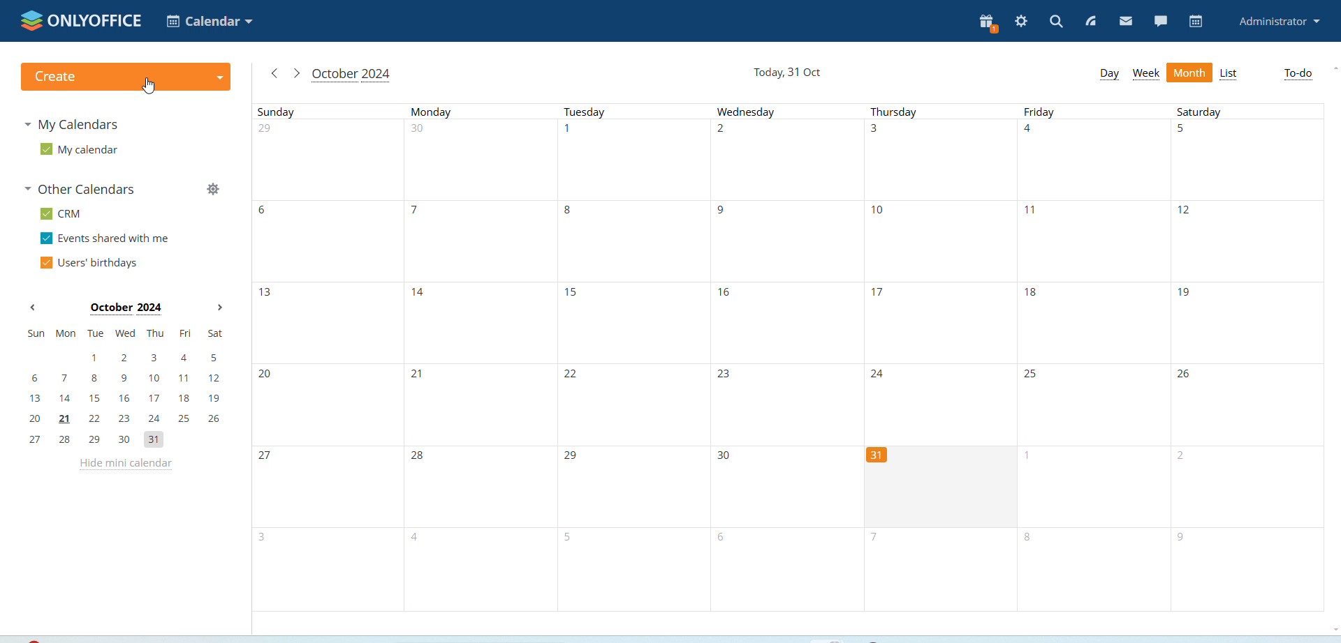 This screenshot has height=643, width=1341. I want to click on calendar, so click(1197, 21).